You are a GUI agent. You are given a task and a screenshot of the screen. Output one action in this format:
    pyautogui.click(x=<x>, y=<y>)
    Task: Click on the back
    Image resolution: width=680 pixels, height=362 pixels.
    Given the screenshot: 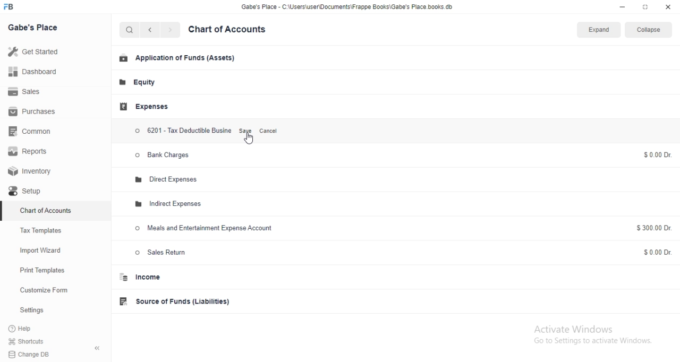 What is the action you would take?
    pyautogui.click(x=152, y=31)
    